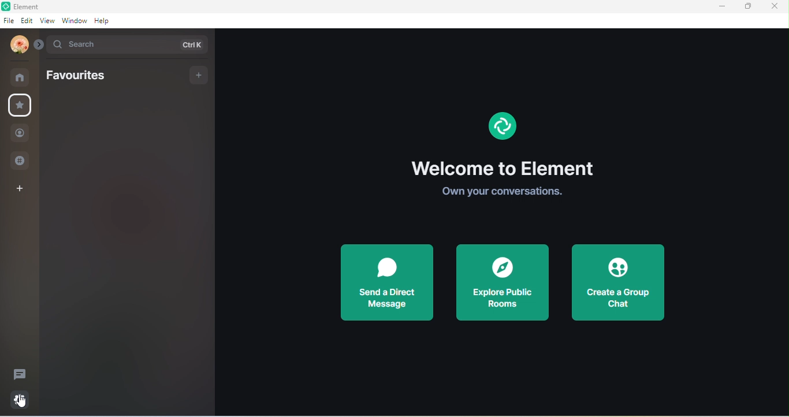 The width and height of the screenshot is (789, 417). I want to click on cursor, so click(24, 406).